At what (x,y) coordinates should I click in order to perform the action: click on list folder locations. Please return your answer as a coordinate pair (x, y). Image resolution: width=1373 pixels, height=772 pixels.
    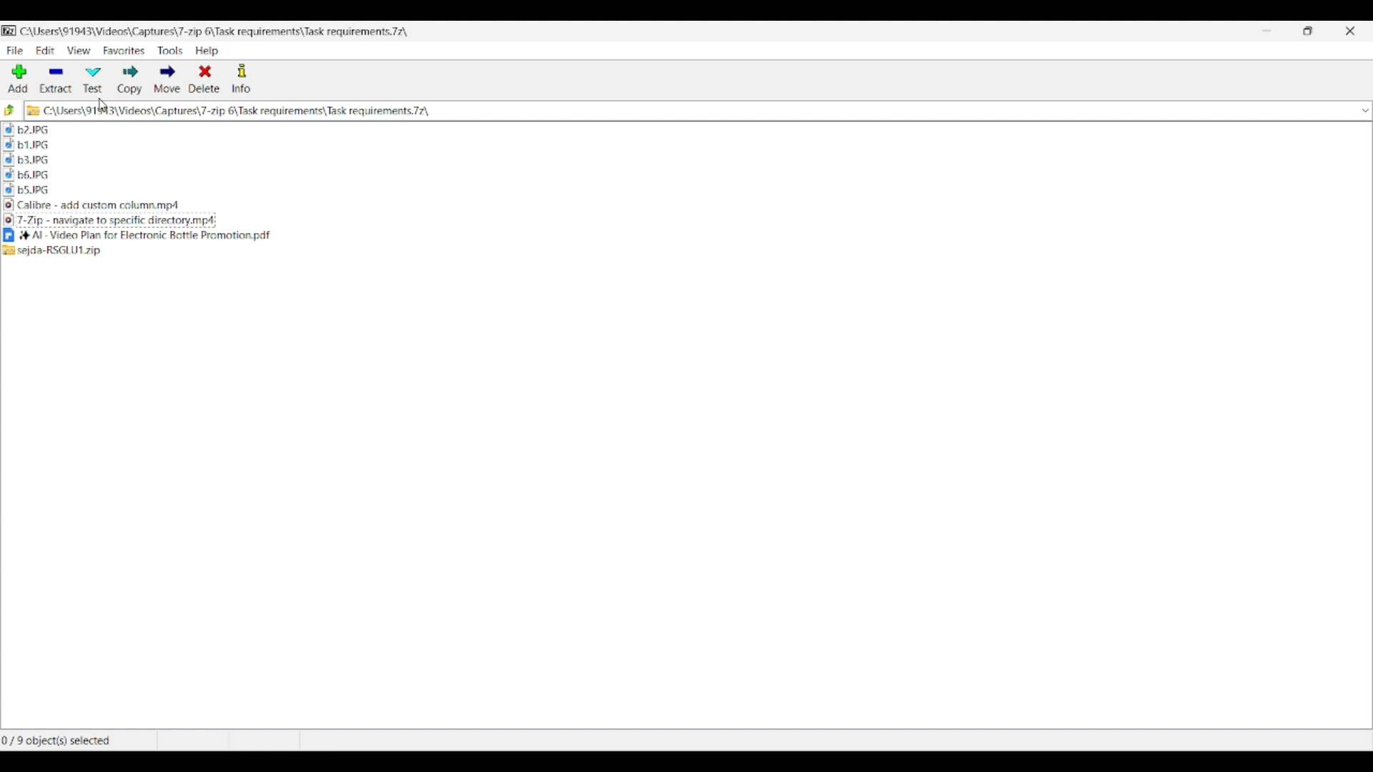
    Looking at the image, I should click on (1363, 112).